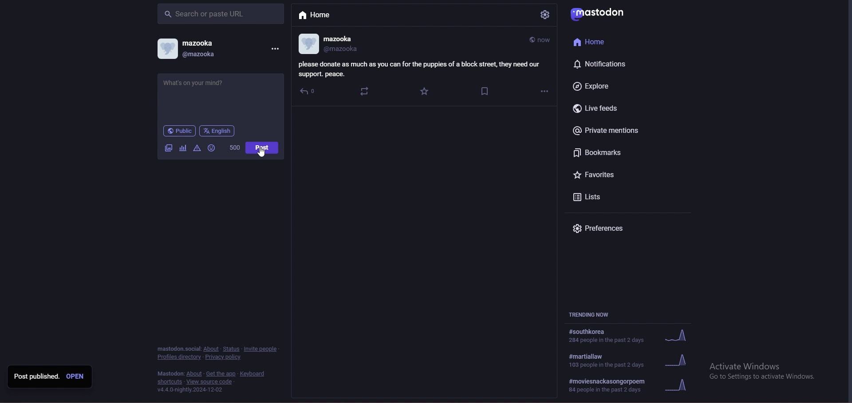 The image size is (852, 403). What do you see at coordinates (183, 149) in the screenshot?
I see `cafier they fear` at bounding box center [183, 149].